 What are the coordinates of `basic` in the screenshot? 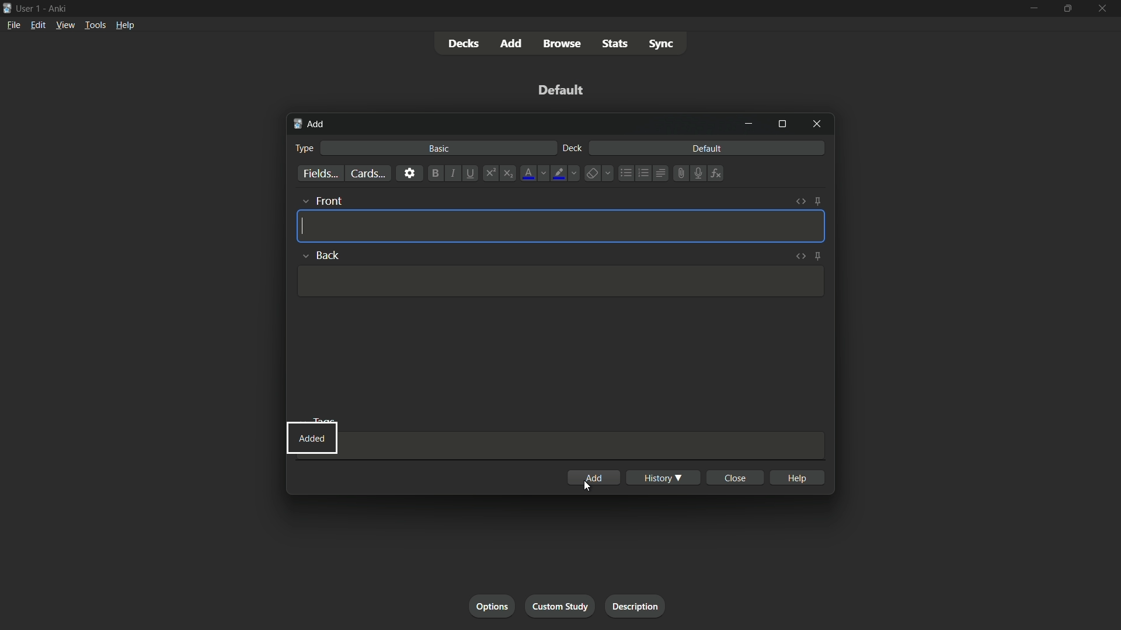 It's located at (439, 149).